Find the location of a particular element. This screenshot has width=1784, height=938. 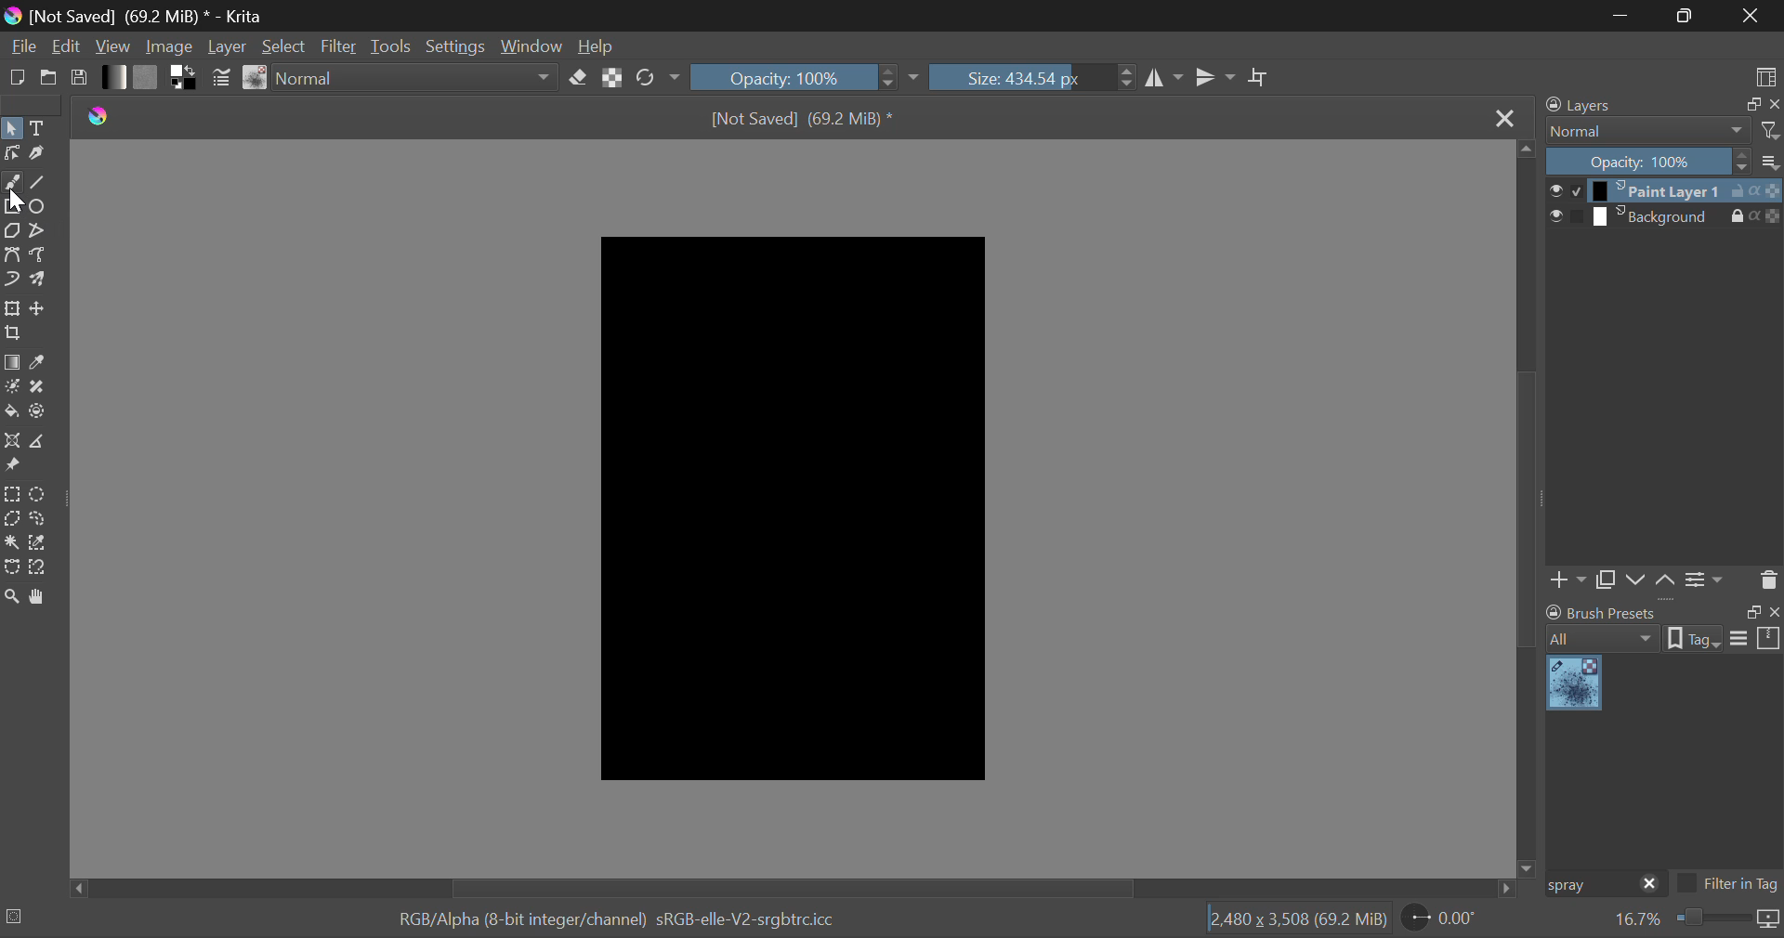

actions is located at coordinates (1756, 215).